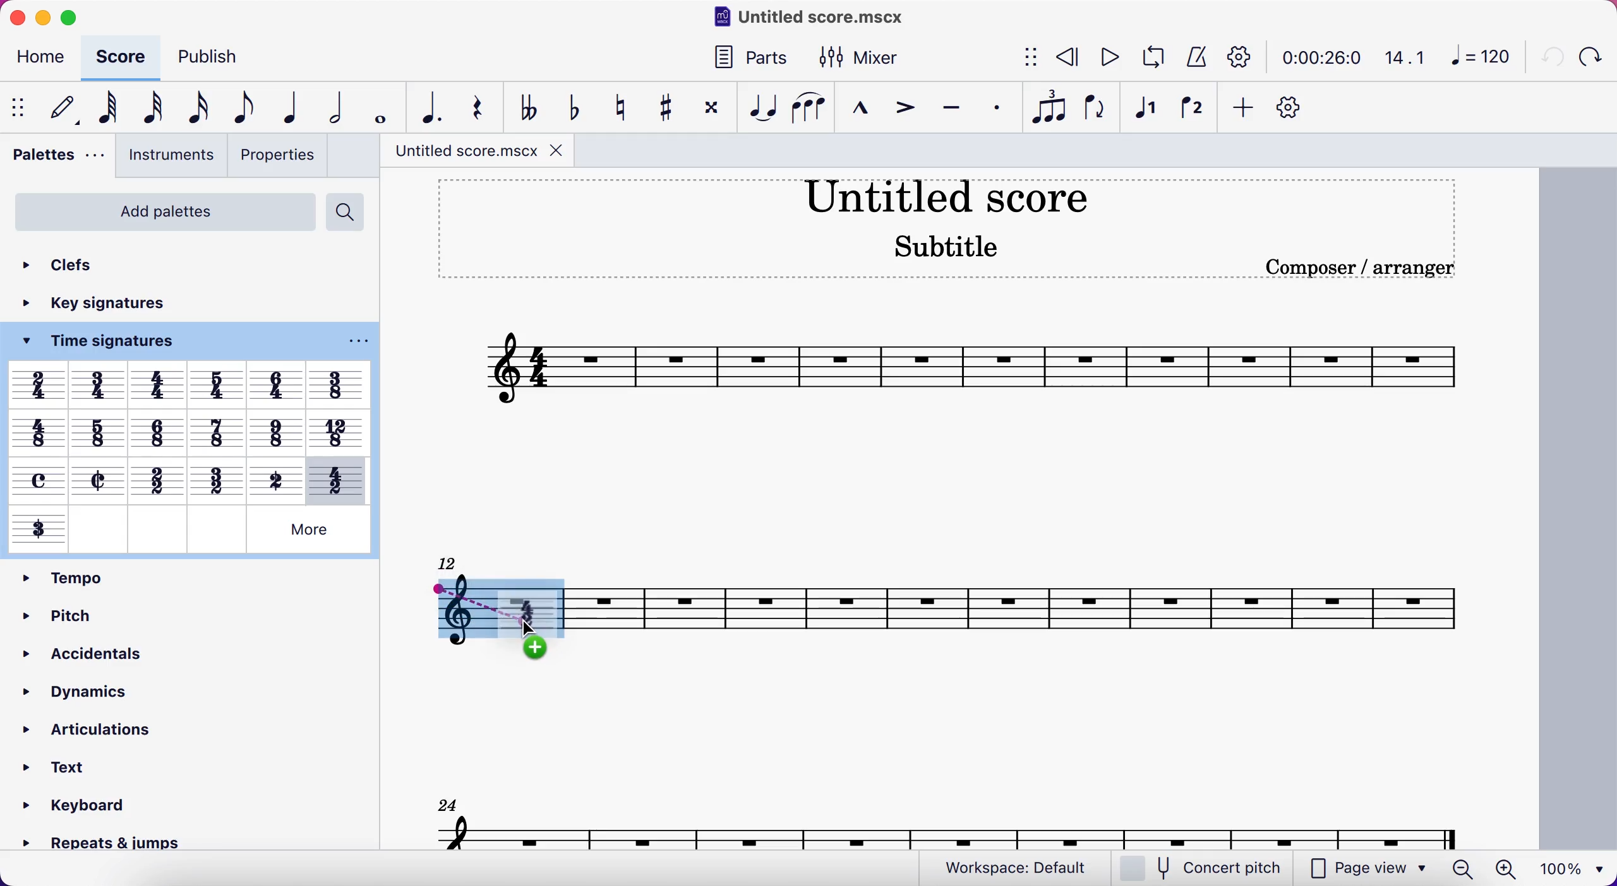 The height and width of the screenshot is (886, 1617). Describe the element at coordinates (100, 480) in the screenshot. I see `` at that location.